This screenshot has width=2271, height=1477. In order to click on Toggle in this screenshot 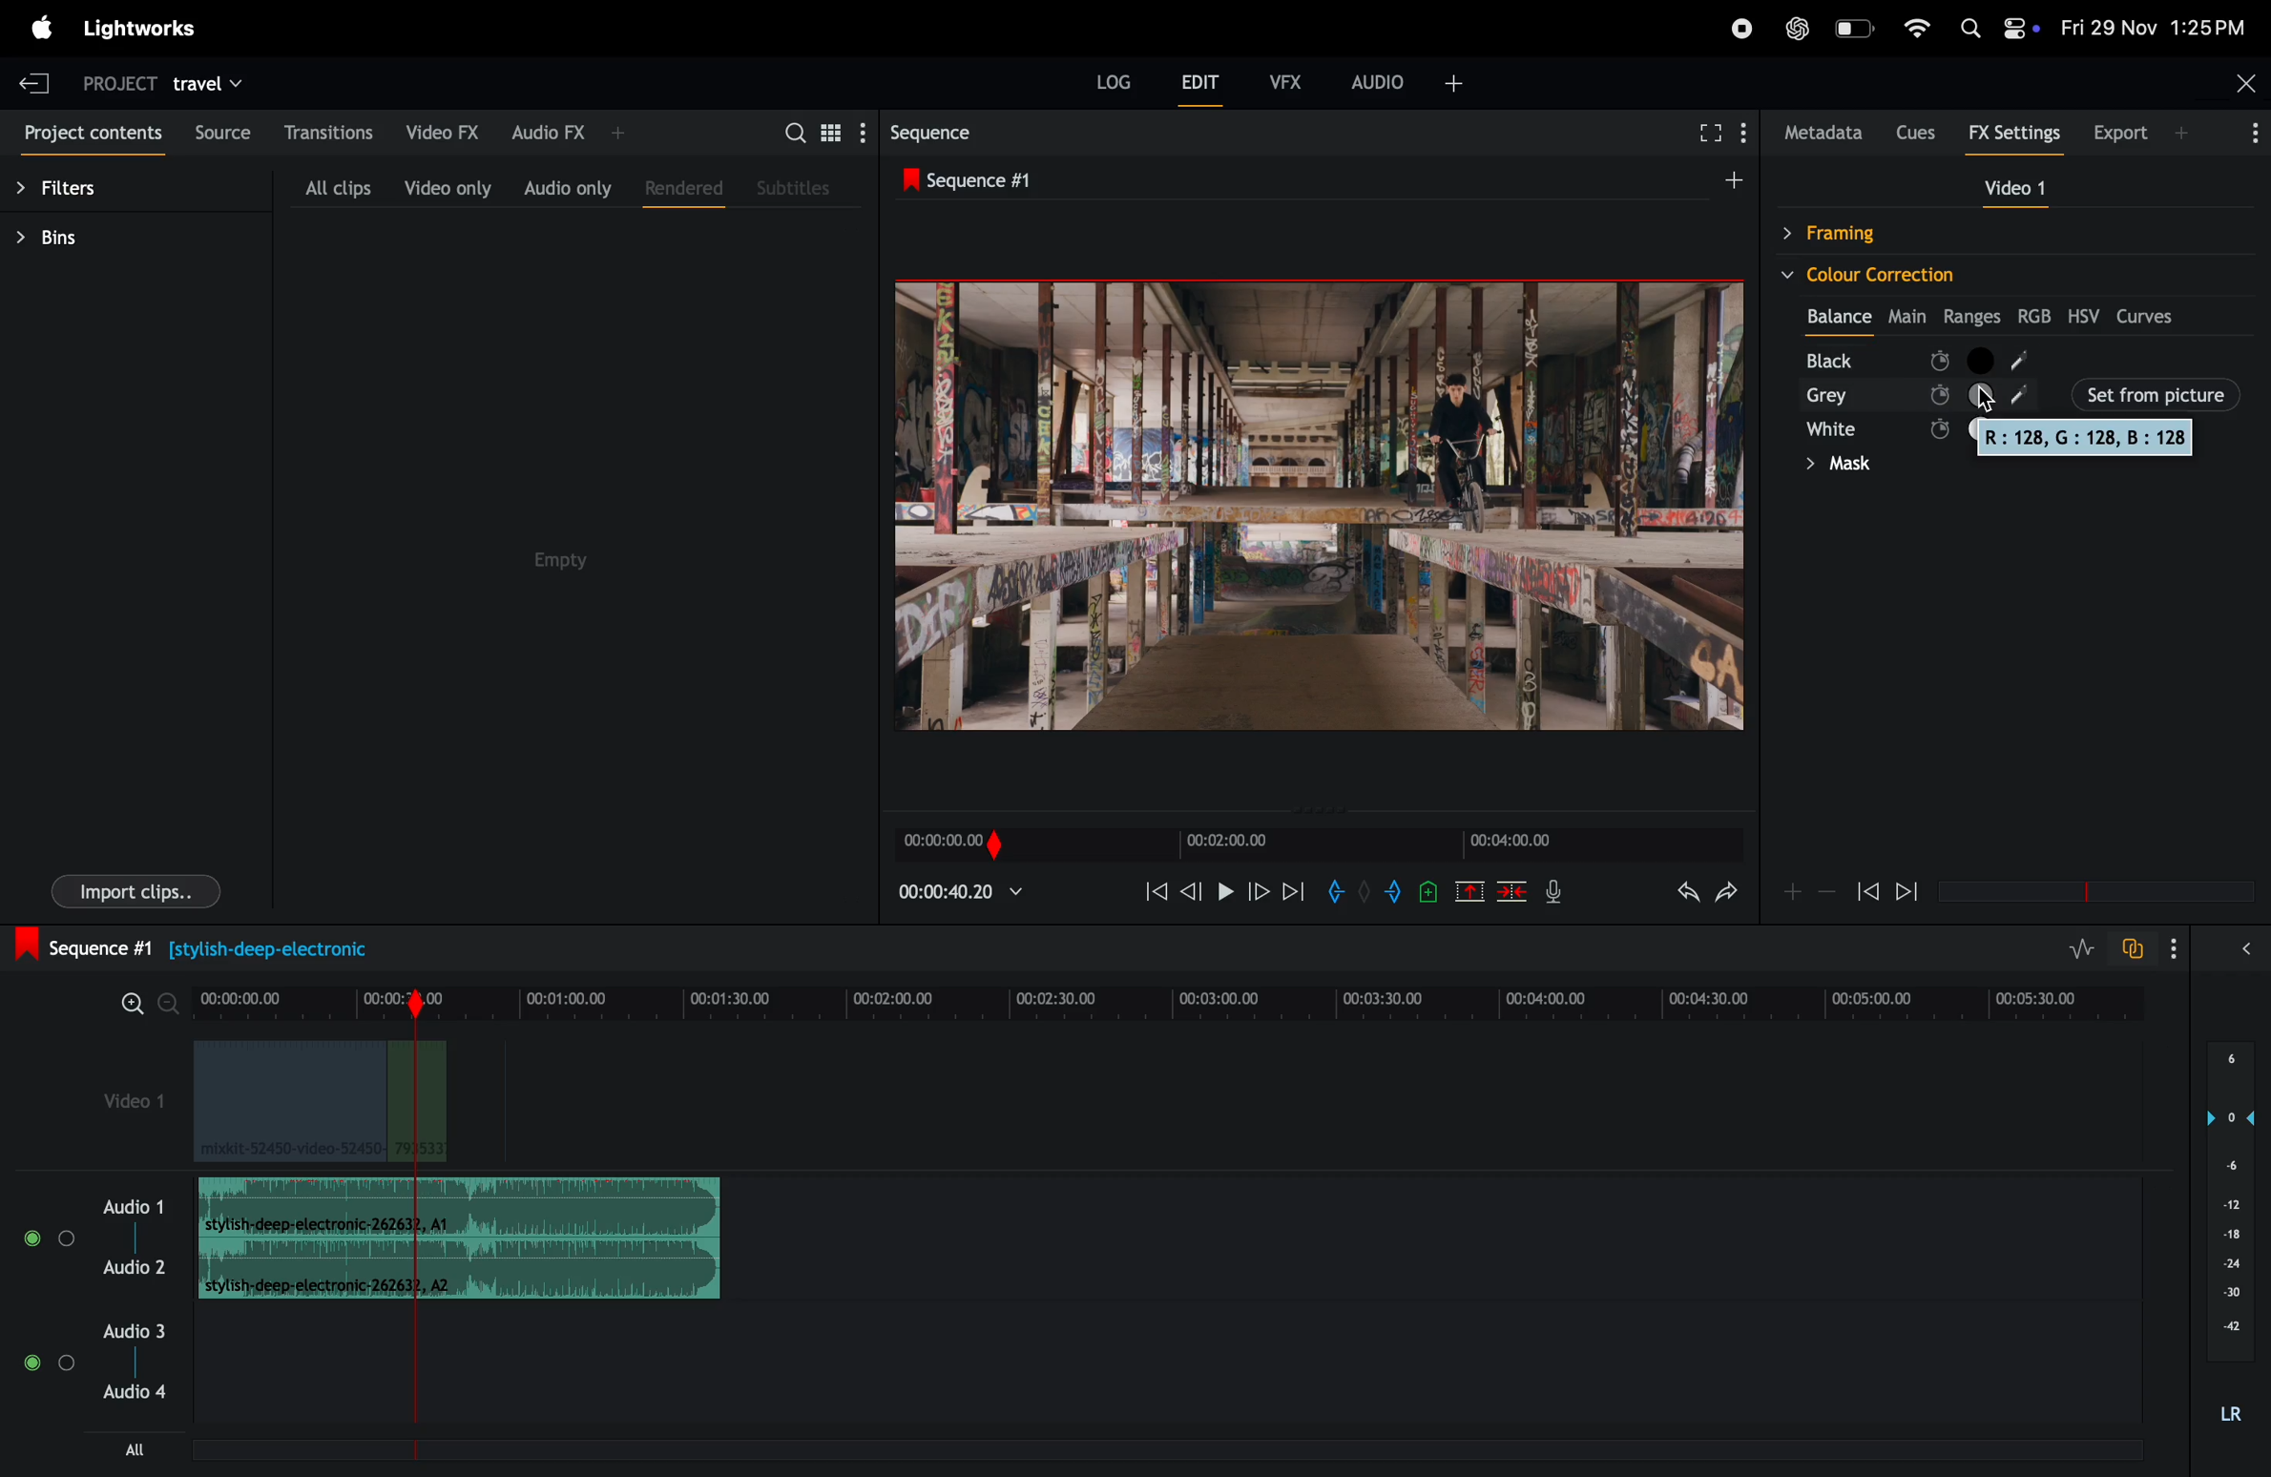, I will do `click(68, 1364)`.